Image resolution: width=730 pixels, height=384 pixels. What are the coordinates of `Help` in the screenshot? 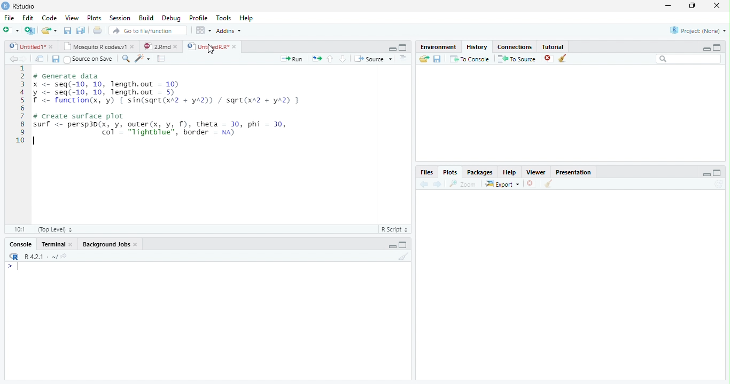 It's located at (510, 172).